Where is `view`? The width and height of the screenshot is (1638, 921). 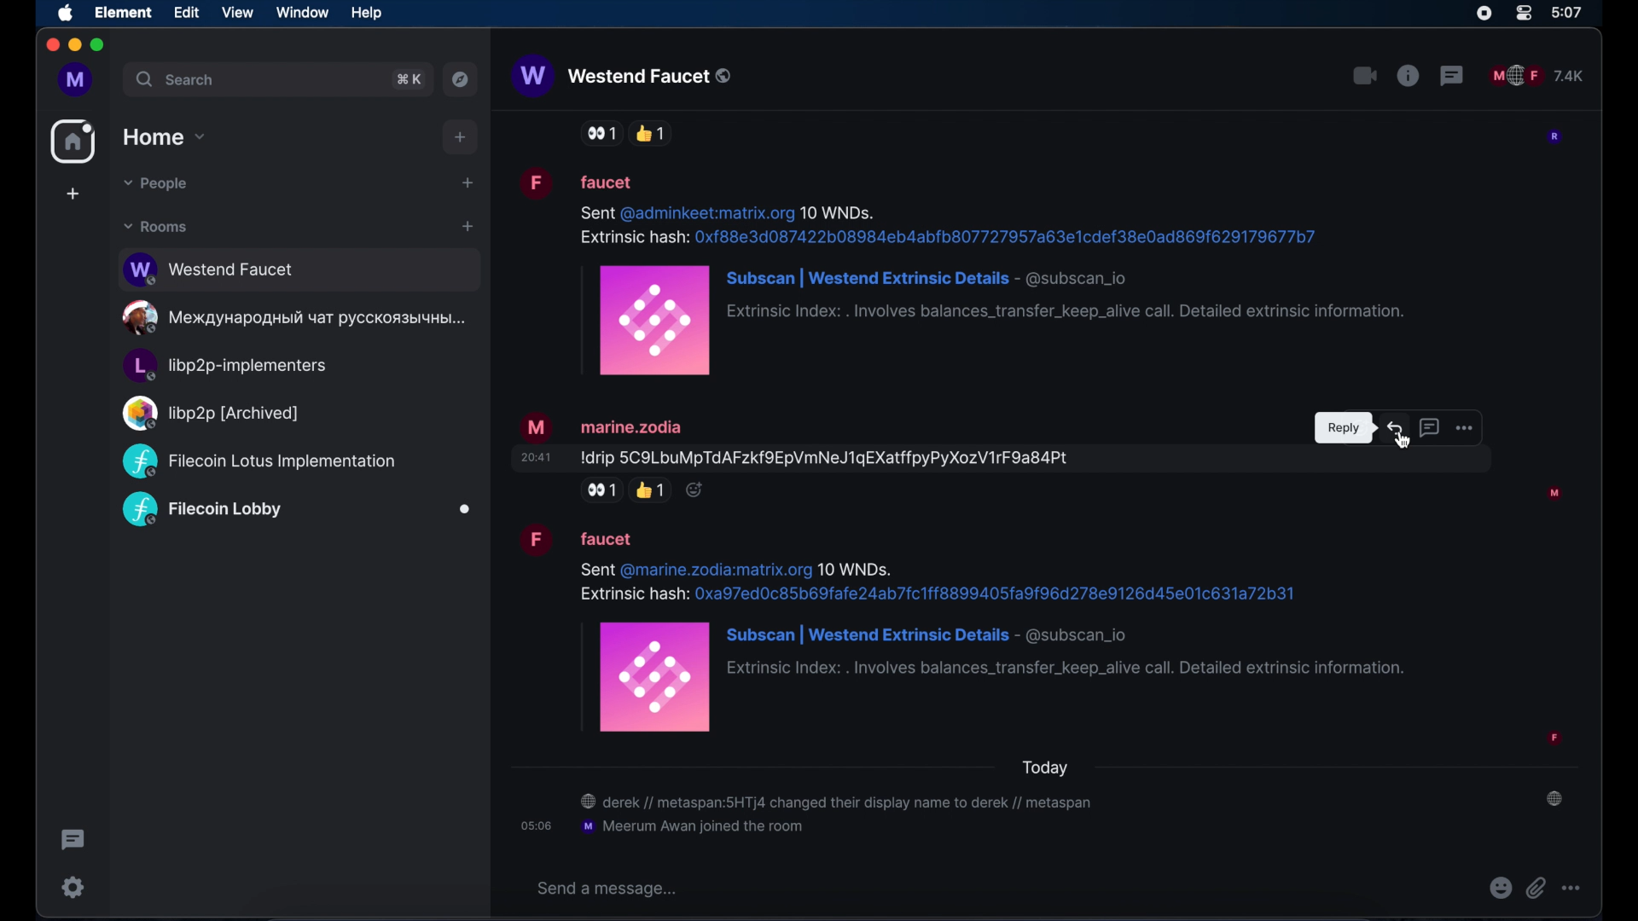 view is located at coordinates (236, 12).